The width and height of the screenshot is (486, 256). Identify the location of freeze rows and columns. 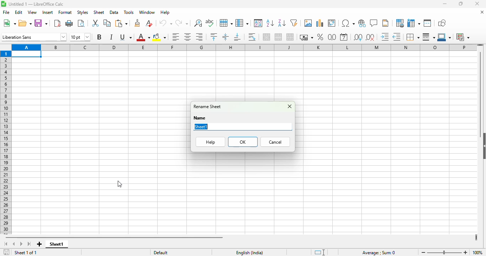
(414, 23).